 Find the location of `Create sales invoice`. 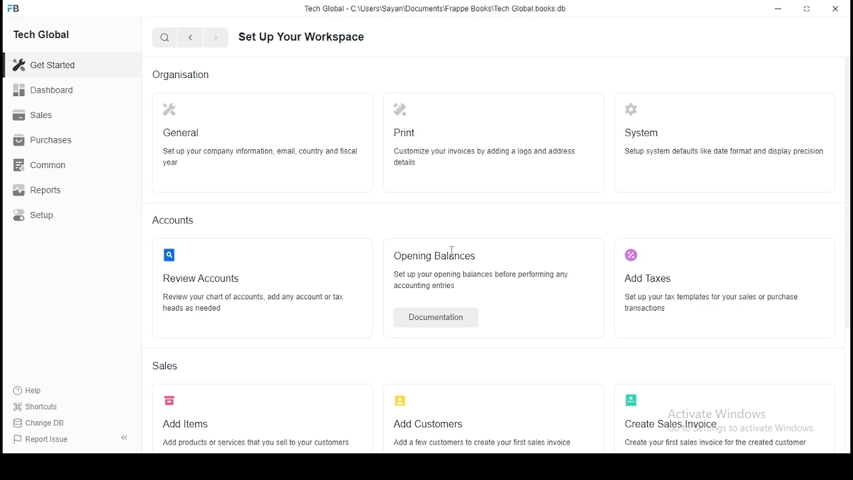

Create sales invoice is located at coordinates (720, 418).